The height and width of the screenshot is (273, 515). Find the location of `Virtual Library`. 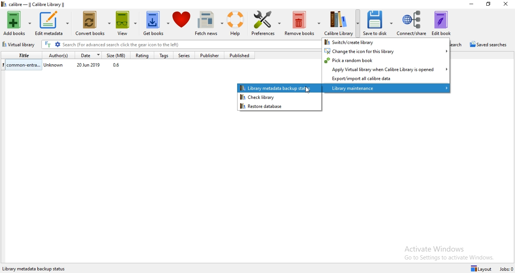

Virtual Library is located at coordinates (20, 45).